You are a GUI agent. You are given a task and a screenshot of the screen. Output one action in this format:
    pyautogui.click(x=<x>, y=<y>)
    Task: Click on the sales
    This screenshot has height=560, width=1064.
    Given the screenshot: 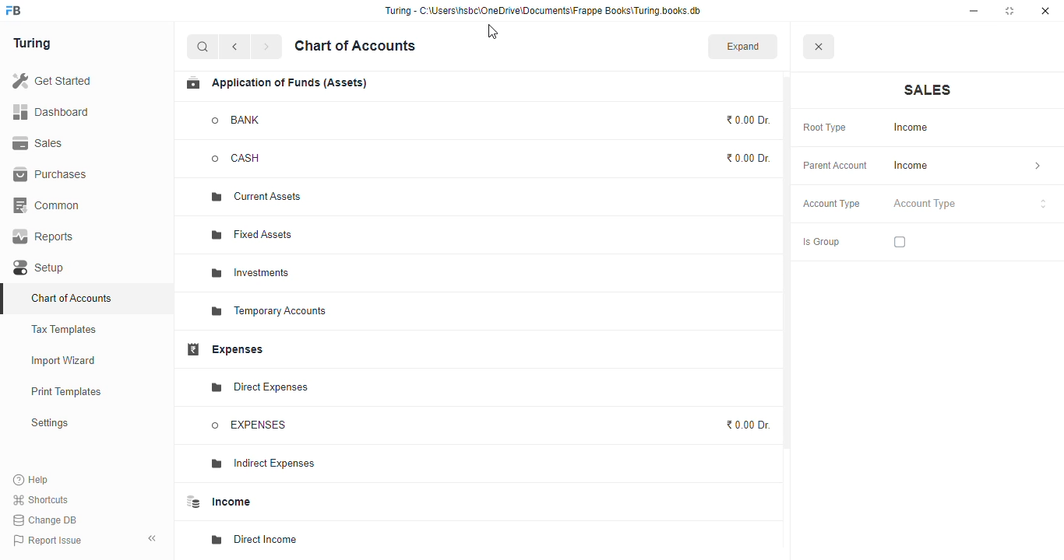 What is the action you would take?
    pyautogui.click(x=38, y=143)
    